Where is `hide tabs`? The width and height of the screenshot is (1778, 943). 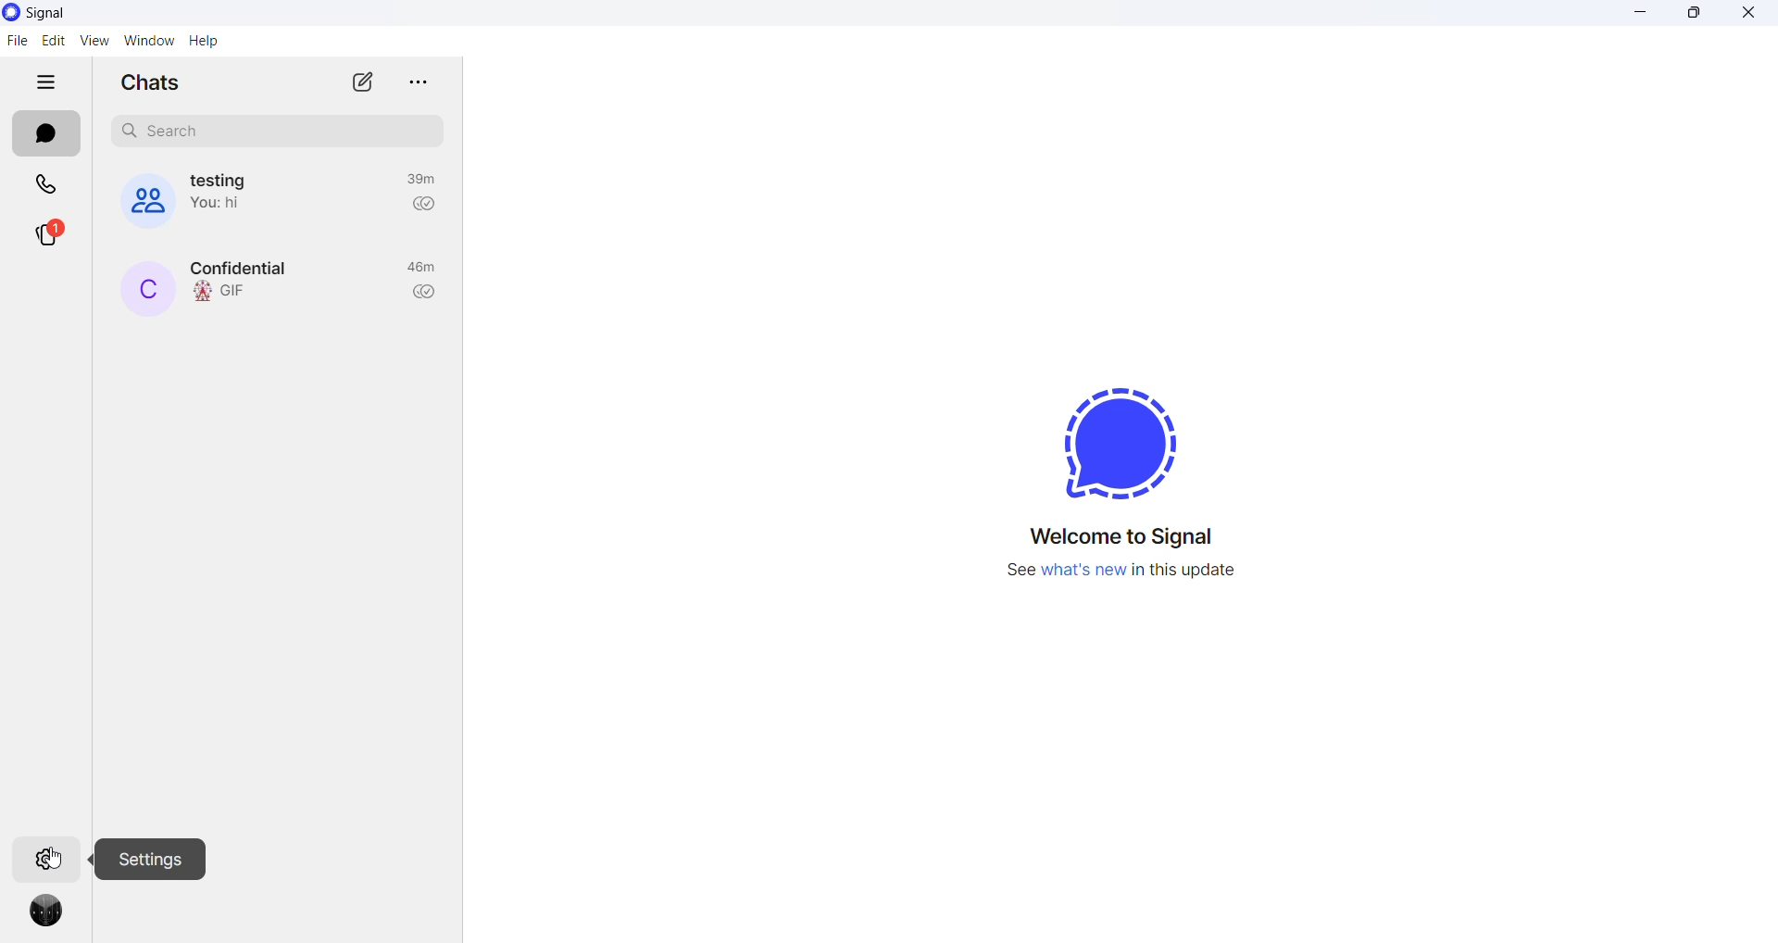
hide tabs is located at coordinates (49, 82).